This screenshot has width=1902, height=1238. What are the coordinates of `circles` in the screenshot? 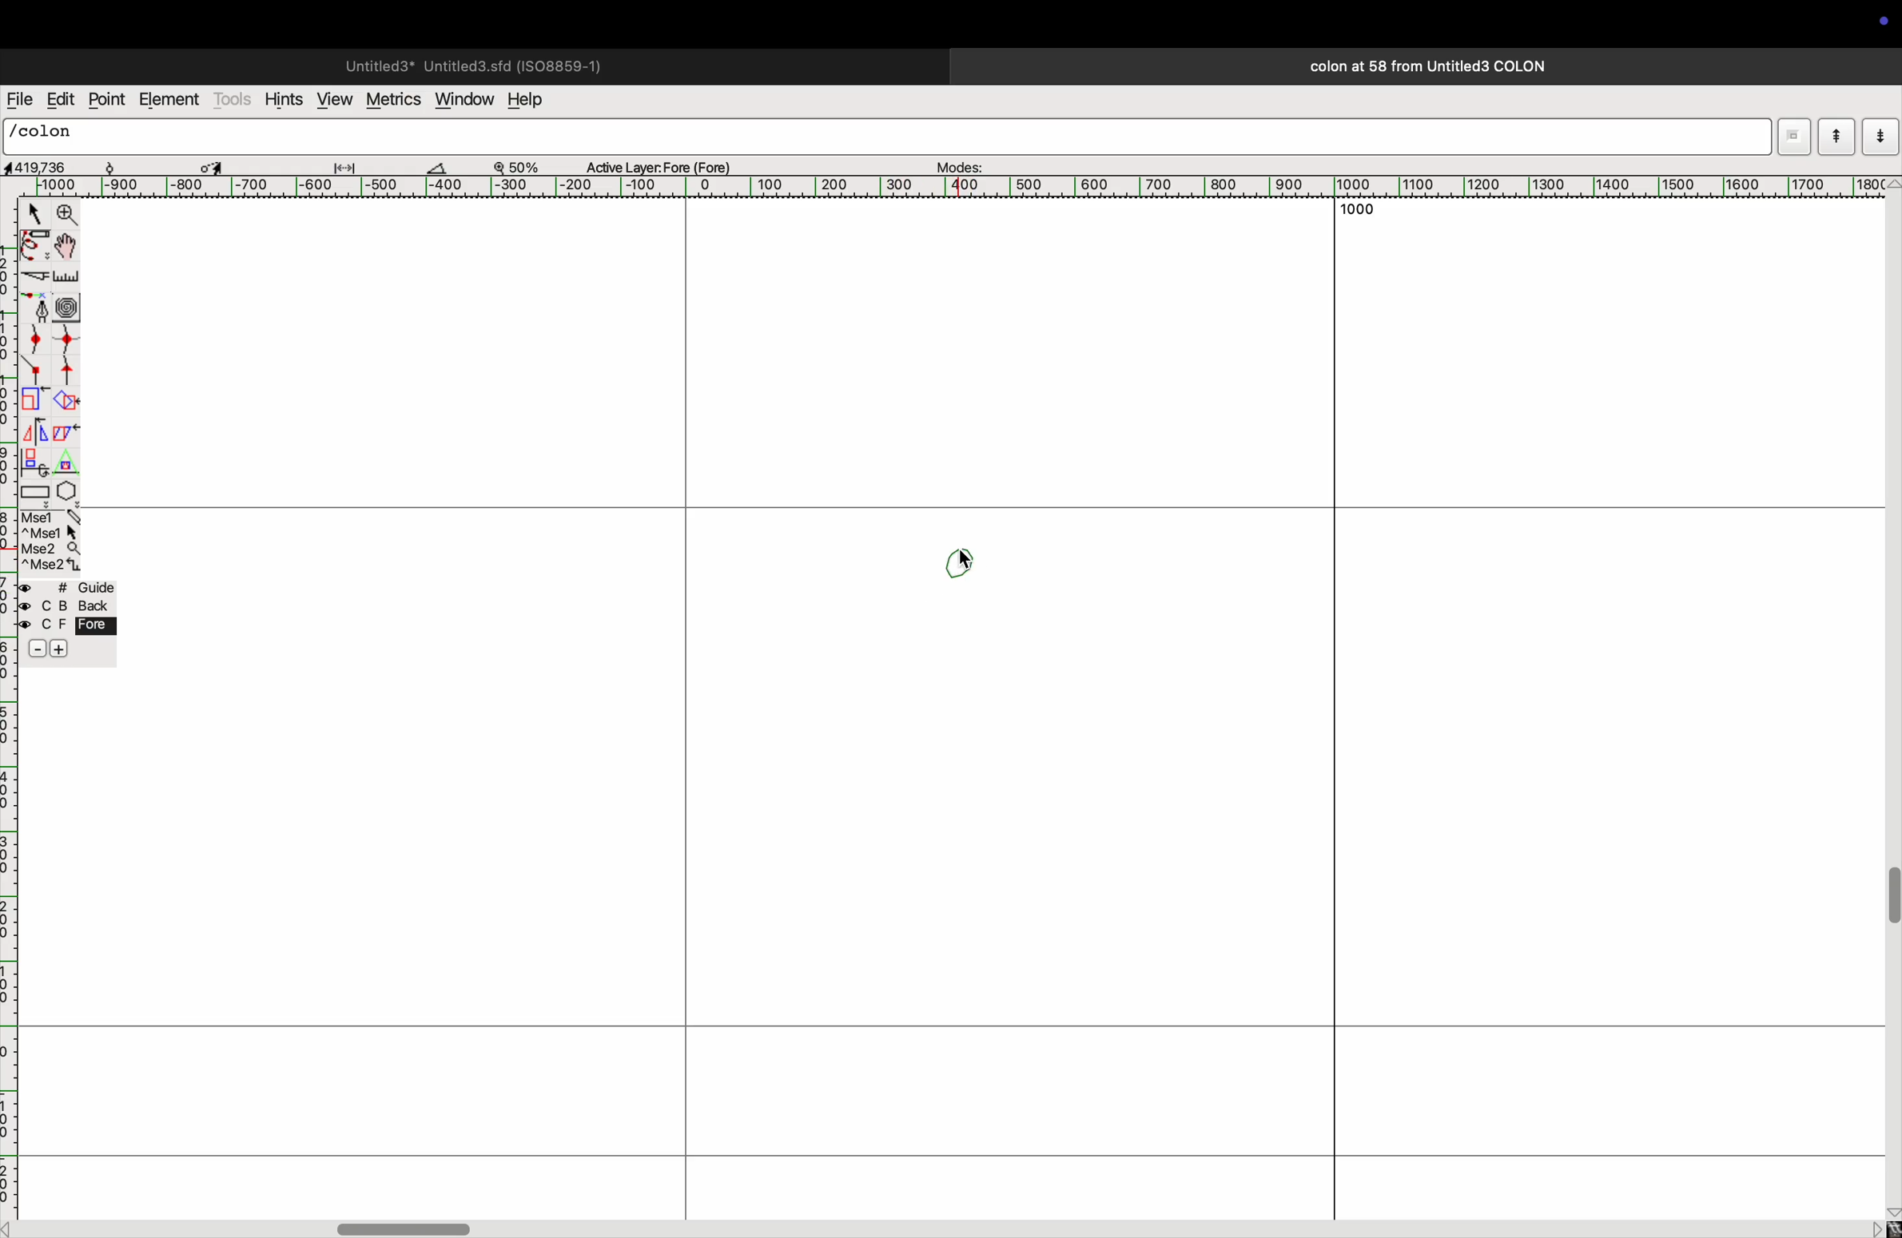 It's located at (70, 304).